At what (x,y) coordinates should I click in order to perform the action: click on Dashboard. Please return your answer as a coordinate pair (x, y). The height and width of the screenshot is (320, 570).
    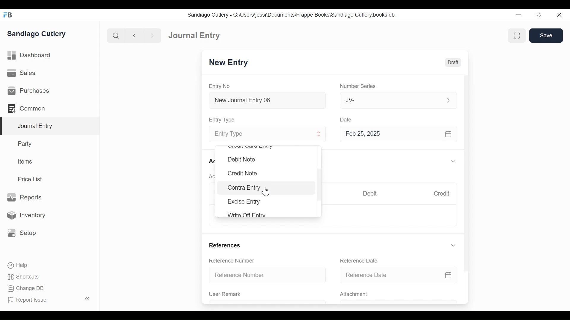
    Looking at the image, I should click on (30, 55).